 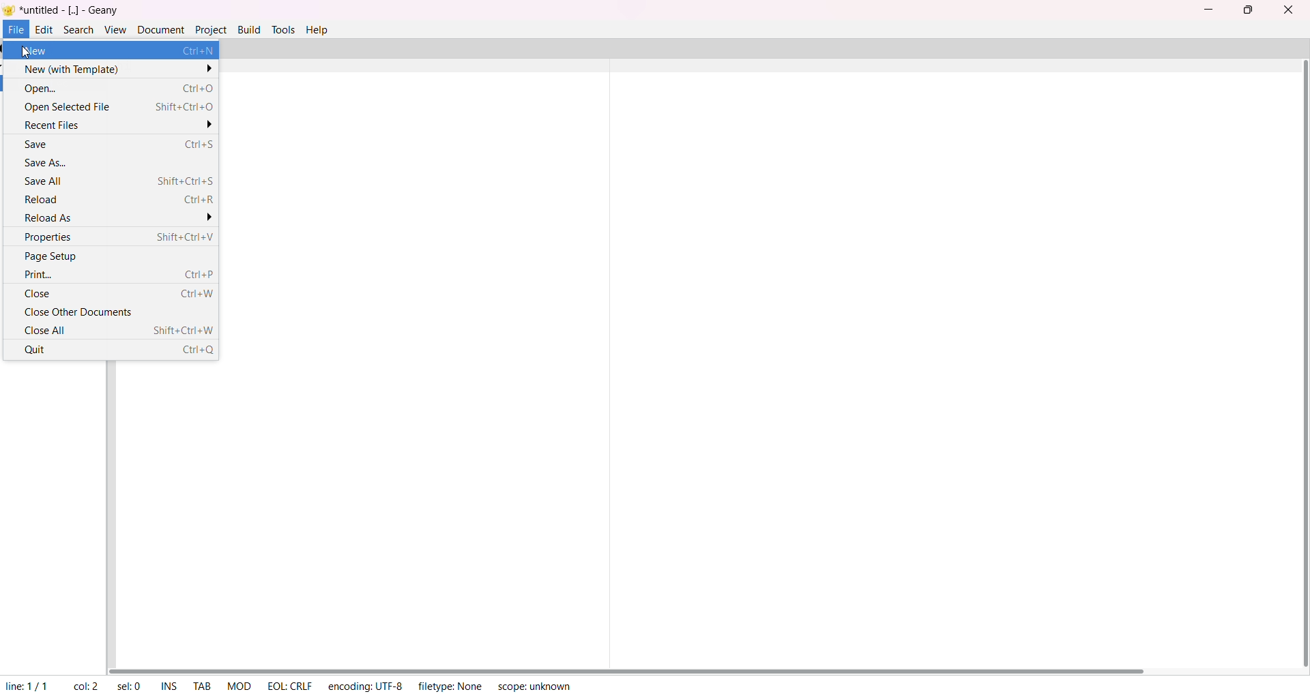 I want to click on filetype: None, so click(x=450, y=686).